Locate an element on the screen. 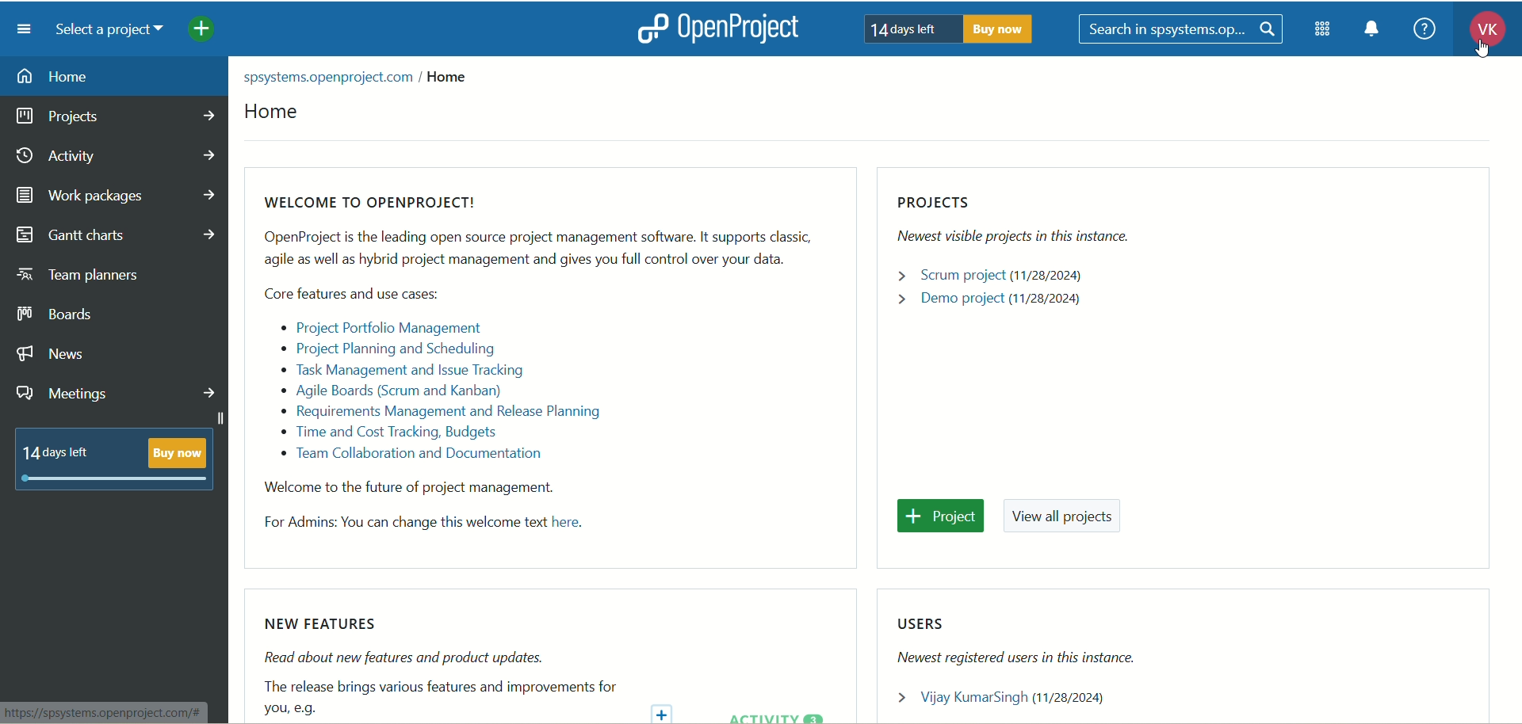  menu is located at coordinates (25, 29).